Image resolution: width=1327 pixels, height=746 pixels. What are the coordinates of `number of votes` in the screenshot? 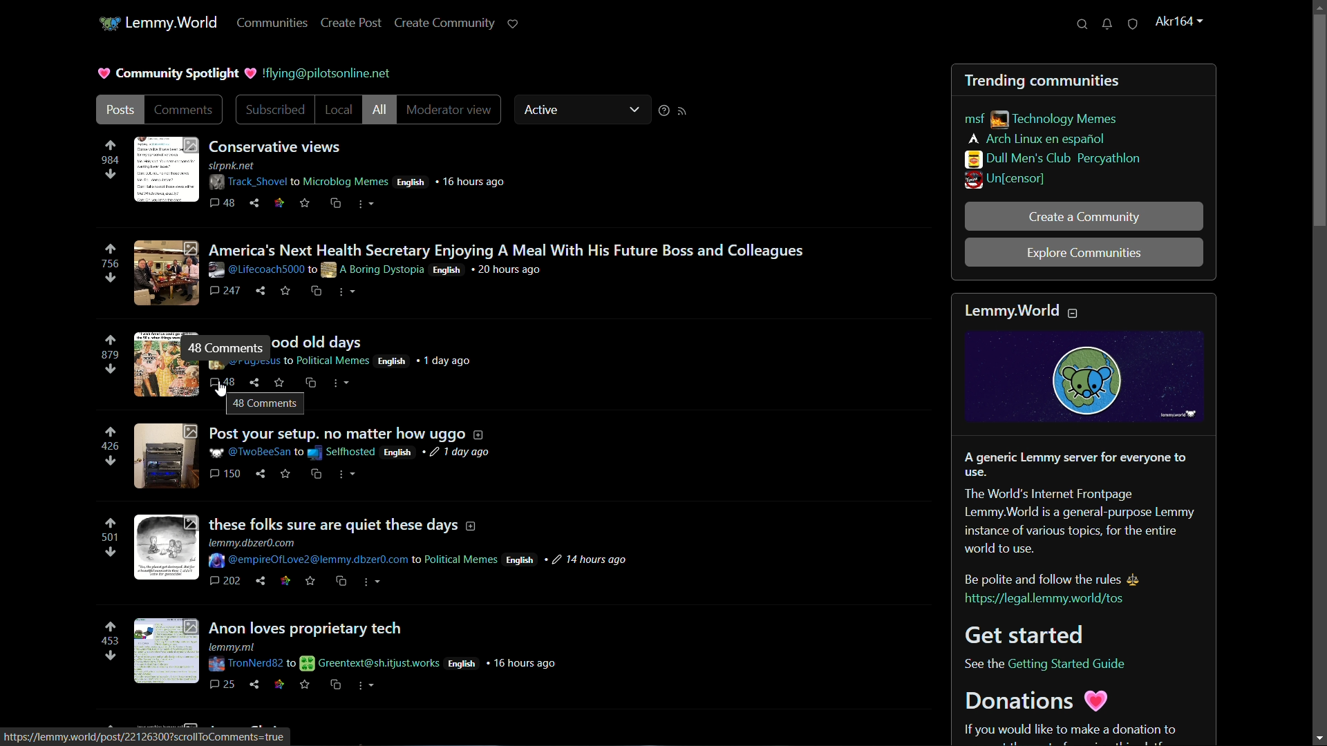 It's located at (111, 356).